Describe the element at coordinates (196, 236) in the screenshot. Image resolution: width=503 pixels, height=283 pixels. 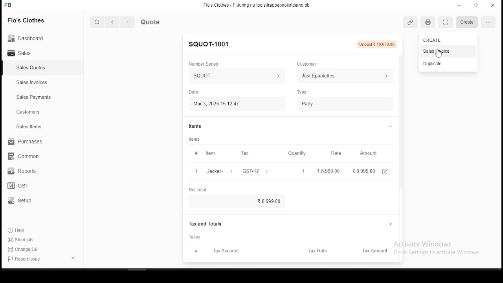
I see `taxes` at that location.